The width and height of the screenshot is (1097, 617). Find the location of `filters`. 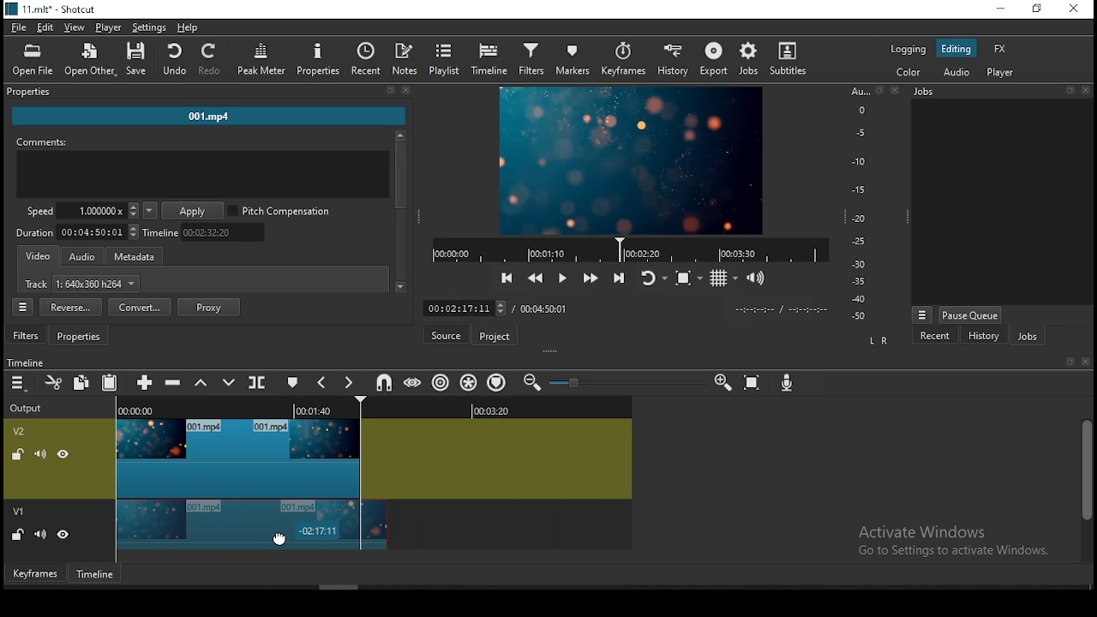

filters is located at coordinates (27, 336).